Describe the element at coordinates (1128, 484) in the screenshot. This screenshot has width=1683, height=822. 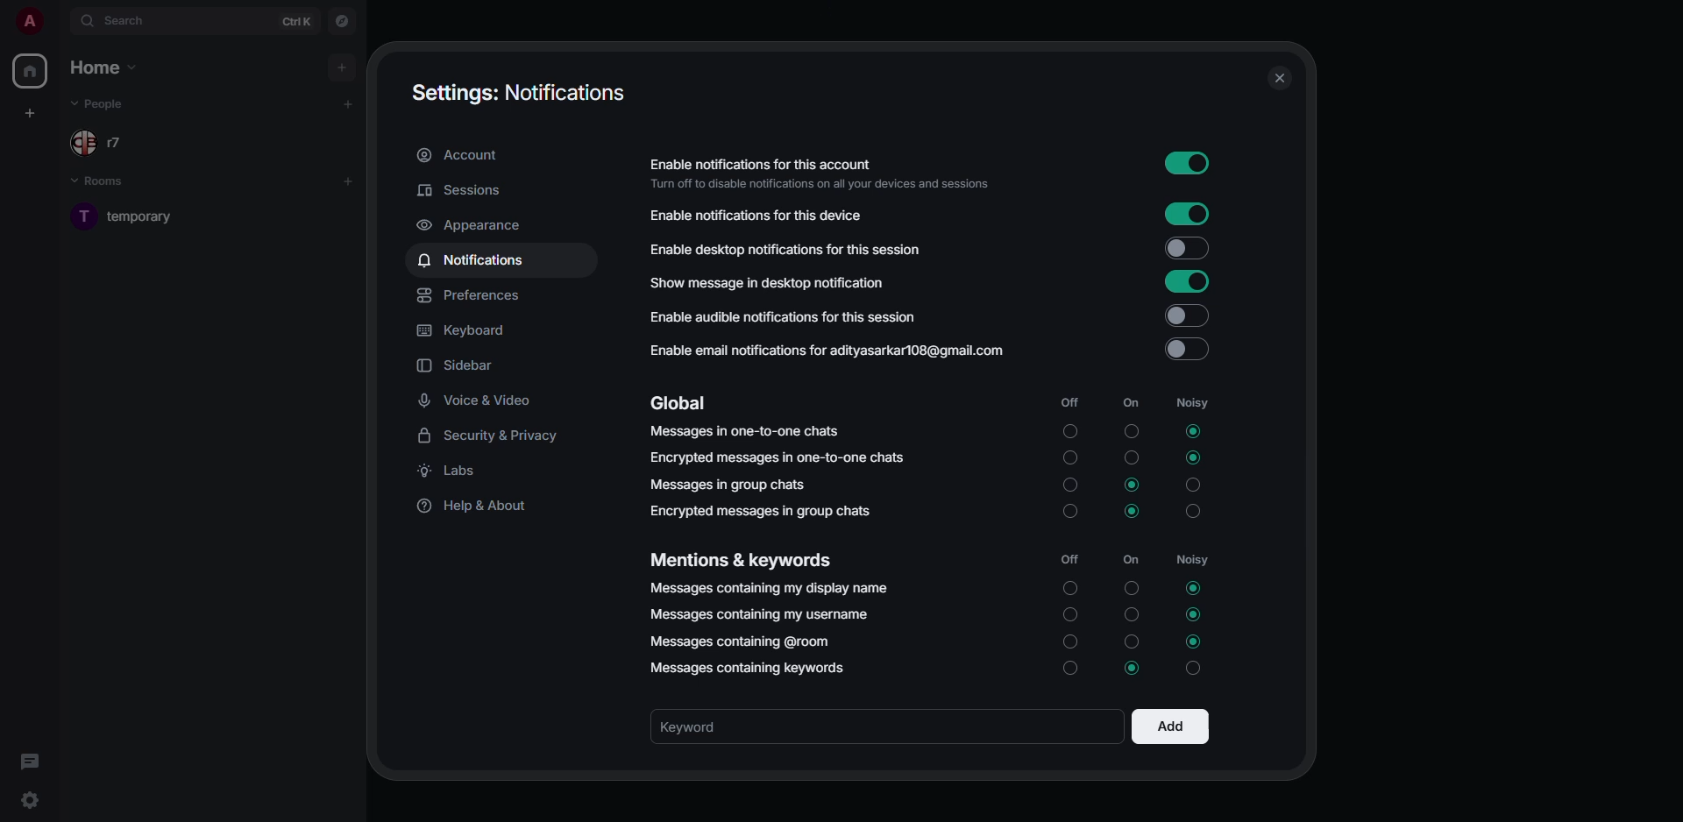
I see `selected` at that location.